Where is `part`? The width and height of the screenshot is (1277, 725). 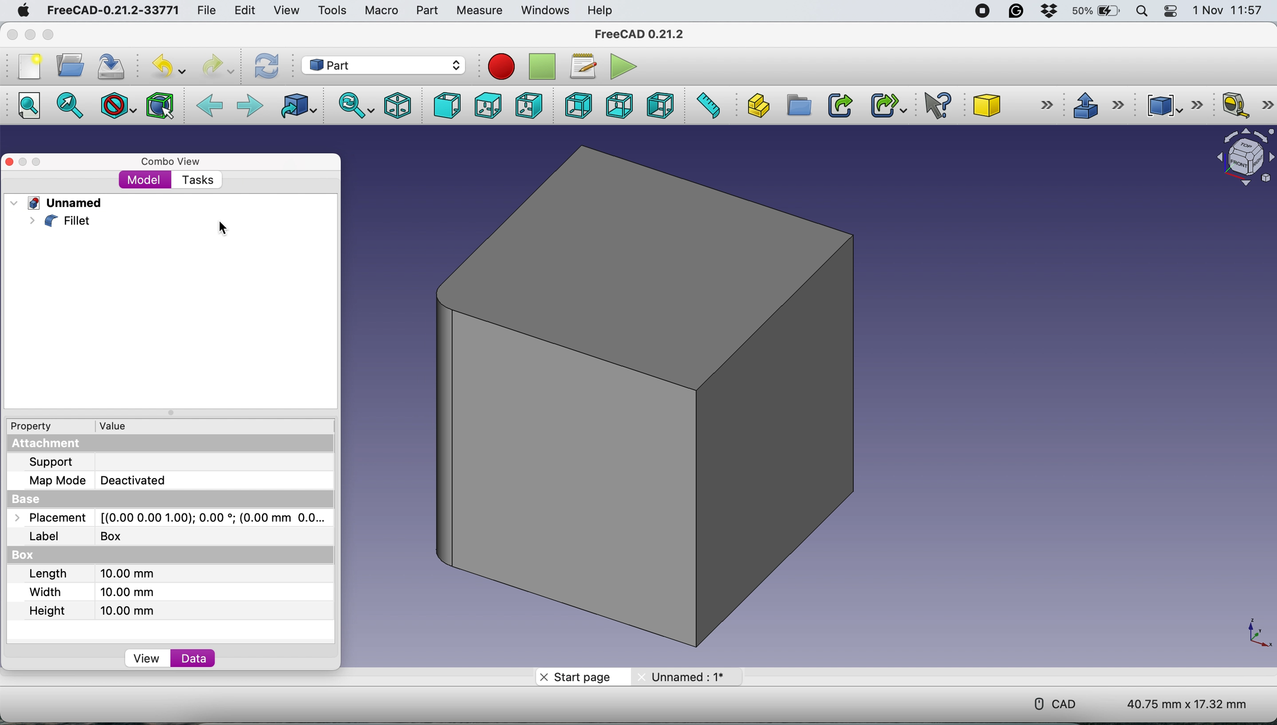
part is located at coordinates (427, 9).